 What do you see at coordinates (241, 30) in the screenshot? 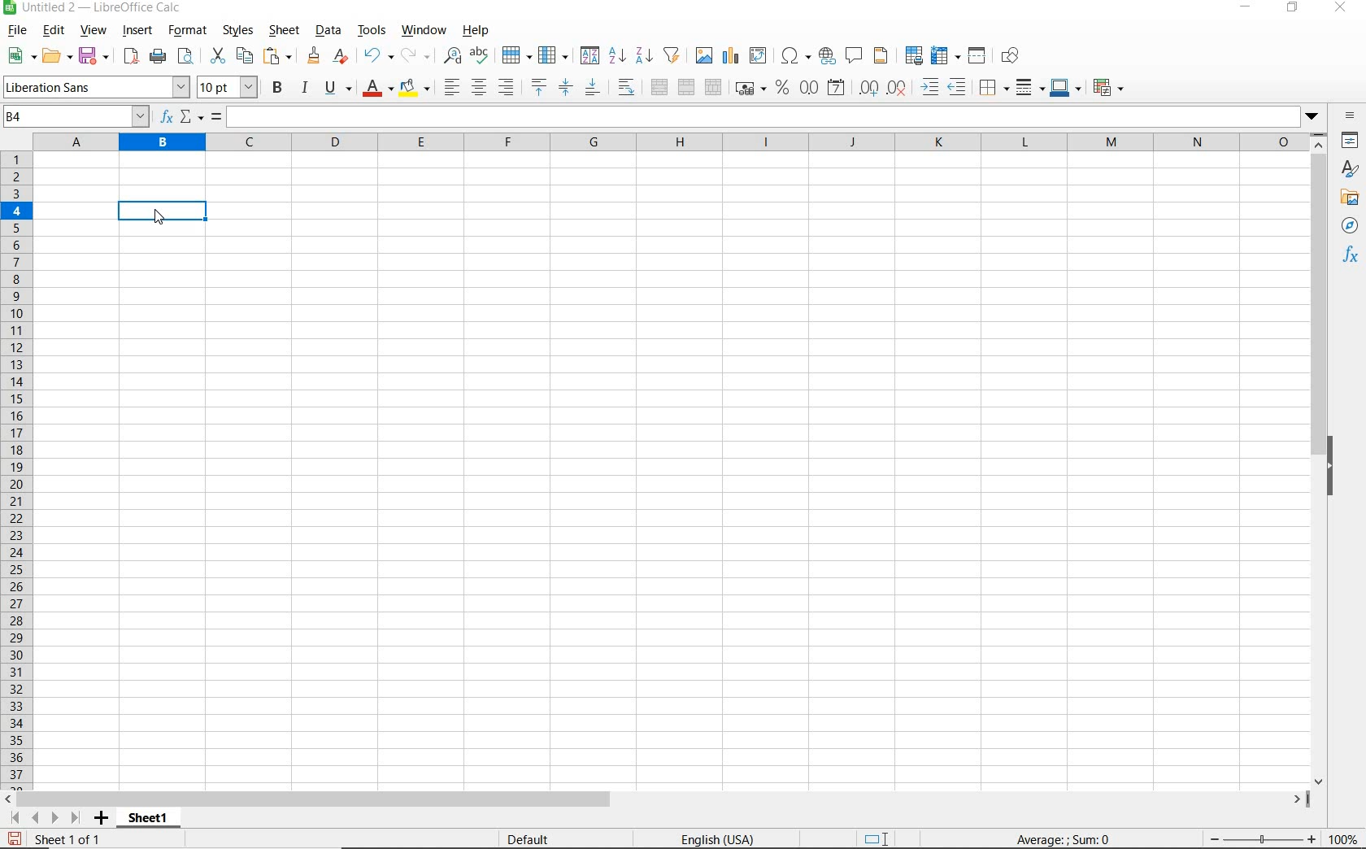
I see `styles` at bounding box center [241, 30].